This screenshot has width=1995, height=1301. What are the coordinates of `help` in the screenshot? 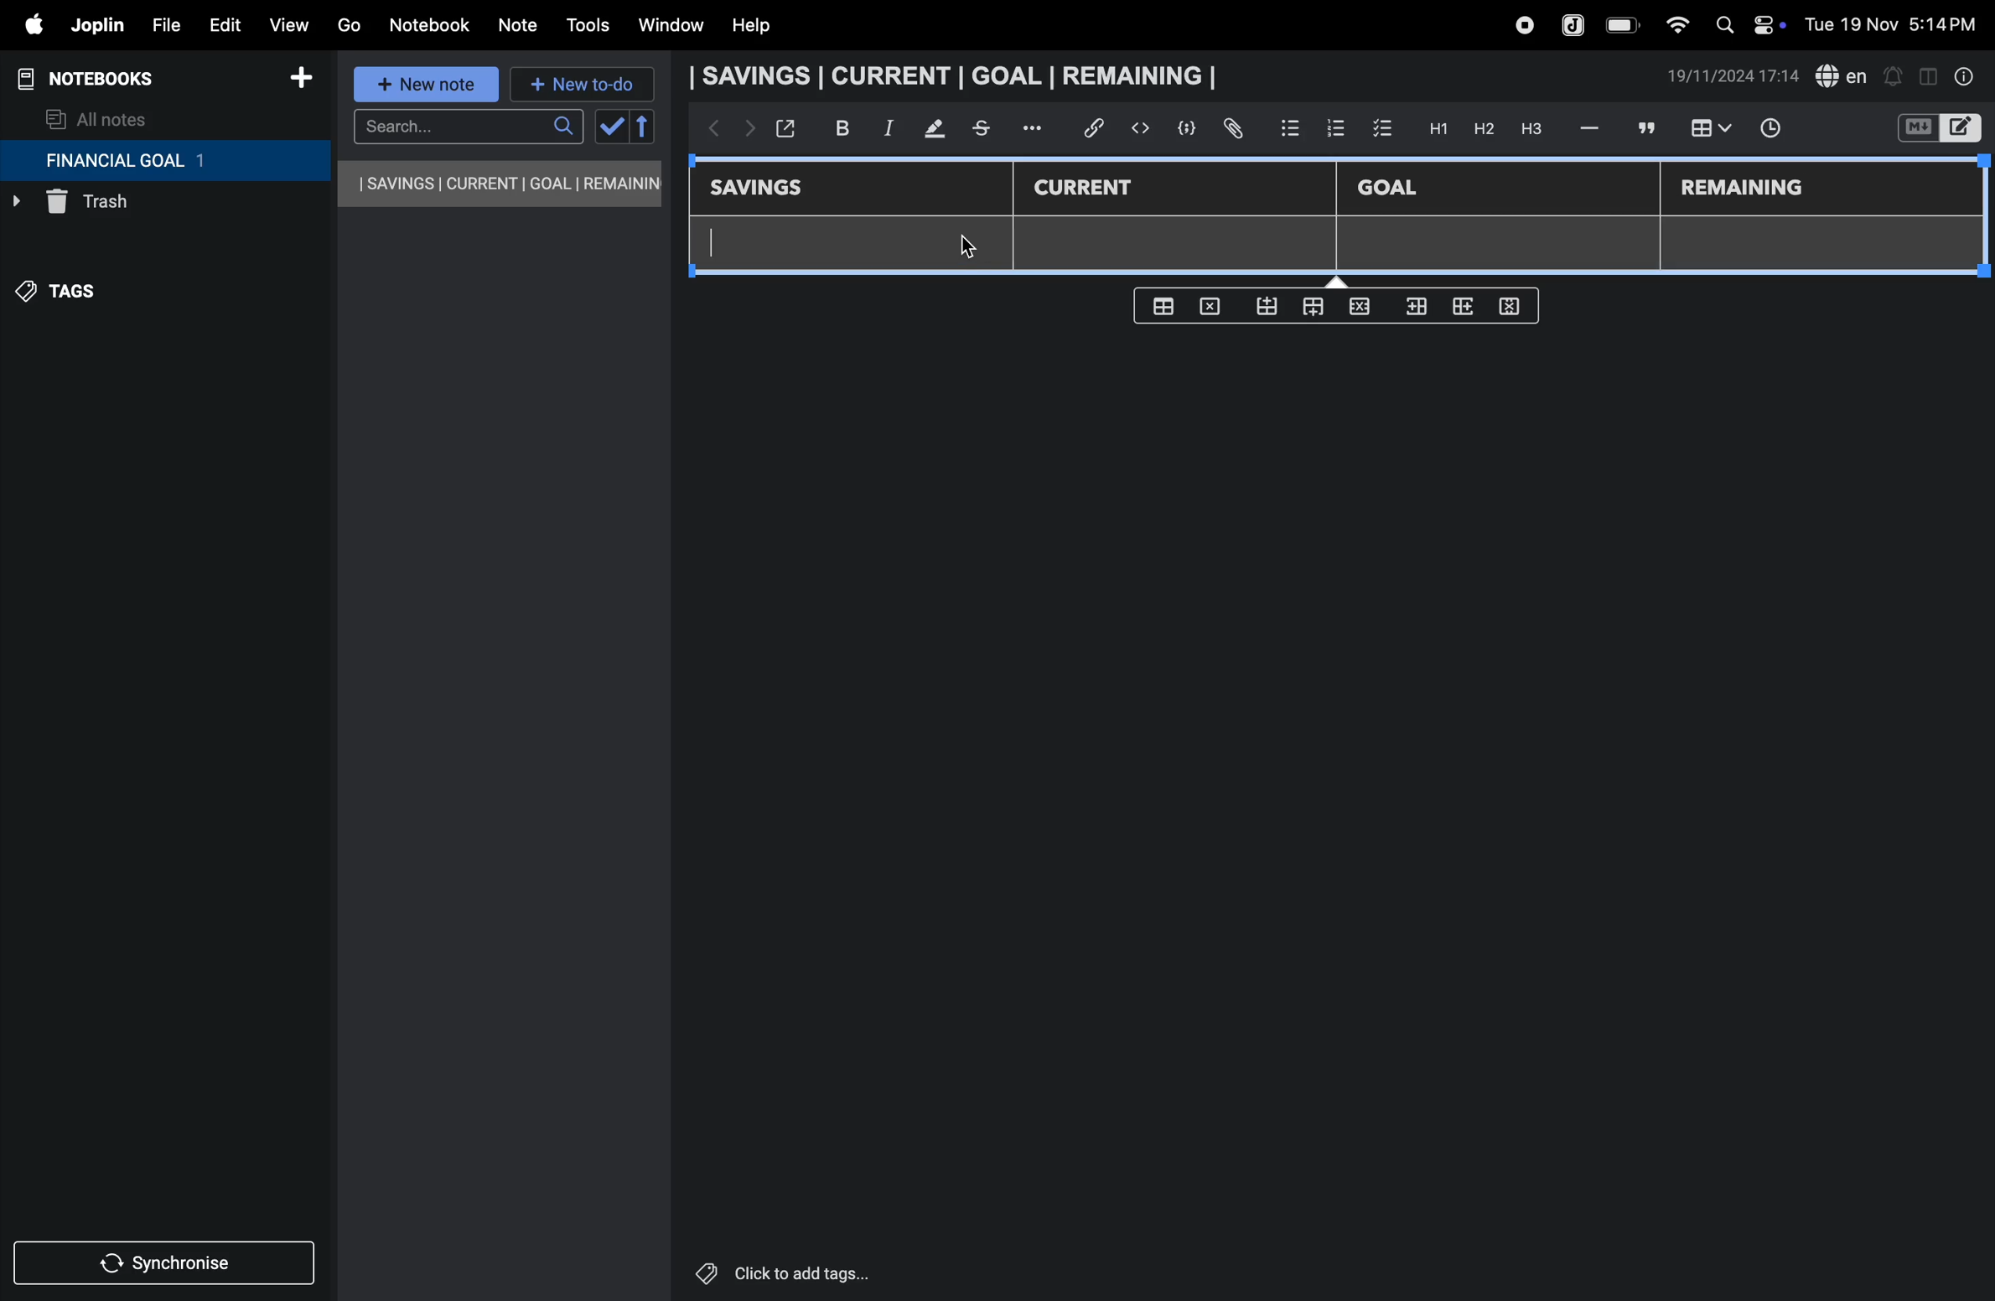 It's located at (764, 26).